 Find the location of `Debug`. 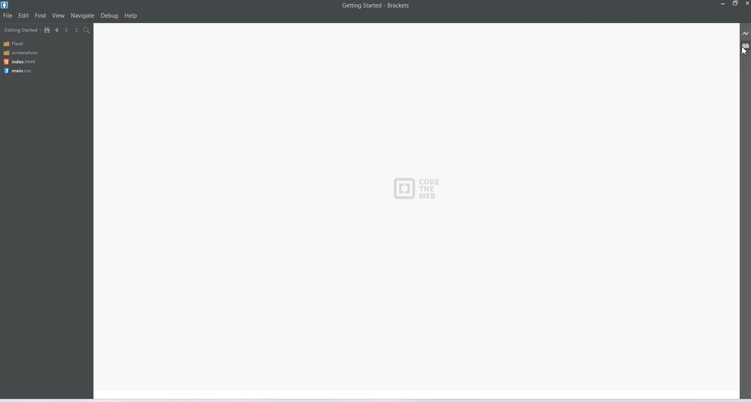

Debug is located at coordinates (109, 16).